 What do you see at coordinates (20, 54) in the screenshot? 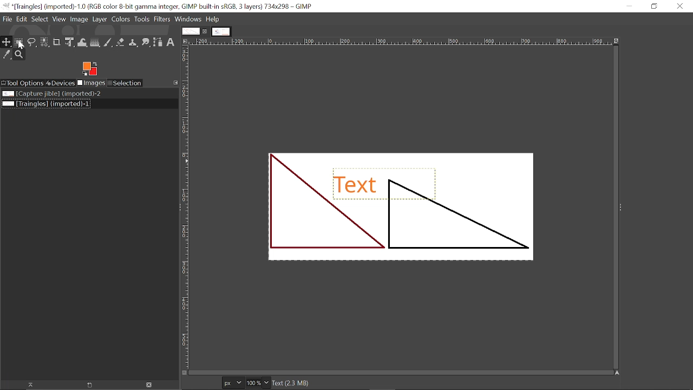
I see `Zoom tool` at bounding box center [20, 54].